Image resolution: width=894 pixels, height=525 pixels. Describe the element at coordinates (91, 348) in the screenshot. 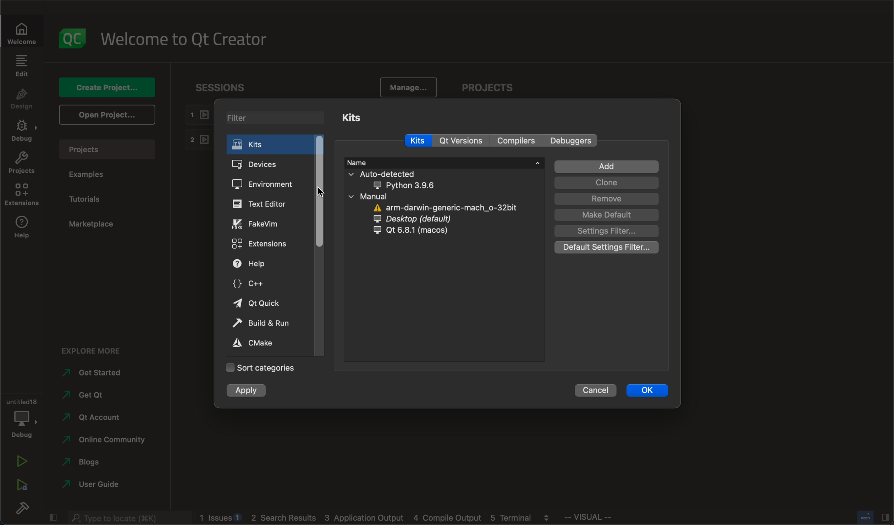

I see `explore` at that location.